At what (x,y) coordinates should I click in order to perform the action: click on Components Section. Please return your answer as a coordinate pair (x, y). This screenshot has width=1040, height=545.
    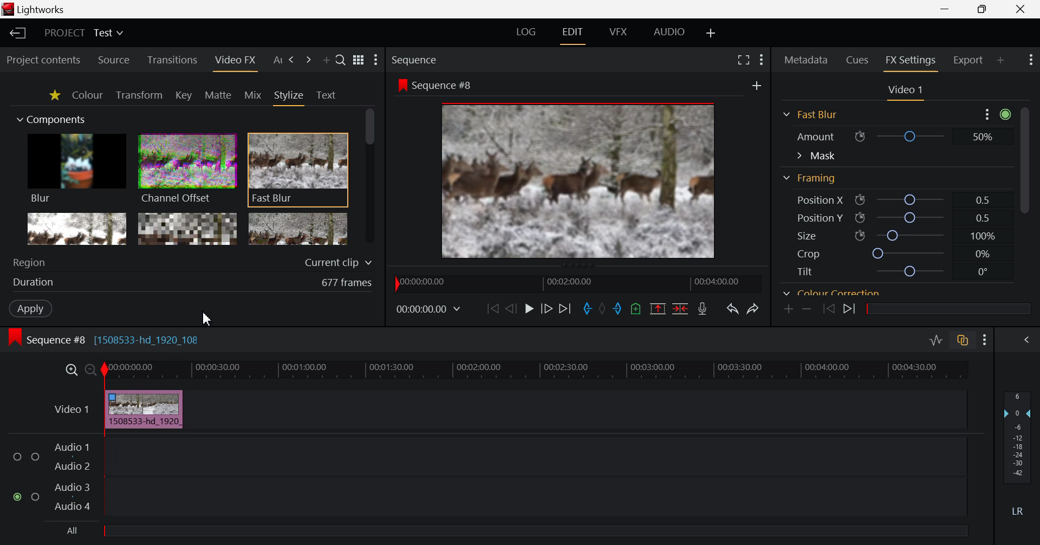
    Looking at the image, I should click on (55, 119).